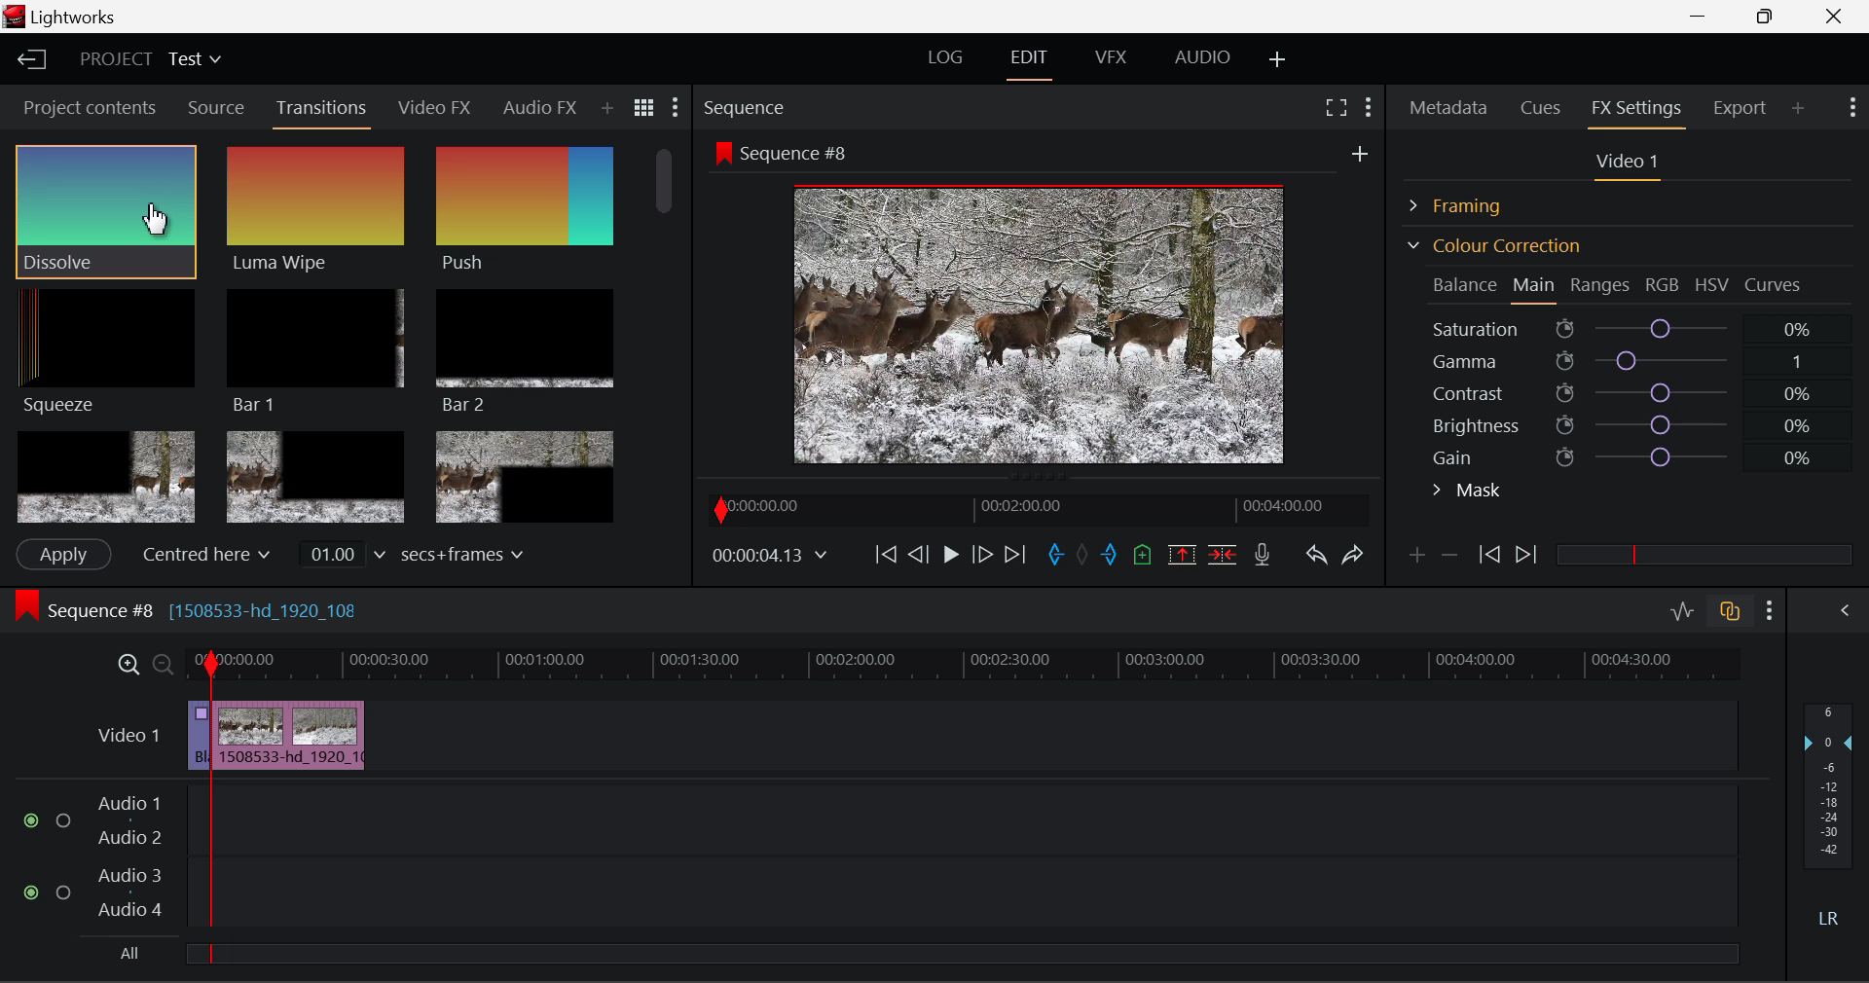 This screenshot has height=983, width=1869. Describe the element at coordinates (944, 56) in the screenshot. I see `LOG Layout` at that location.